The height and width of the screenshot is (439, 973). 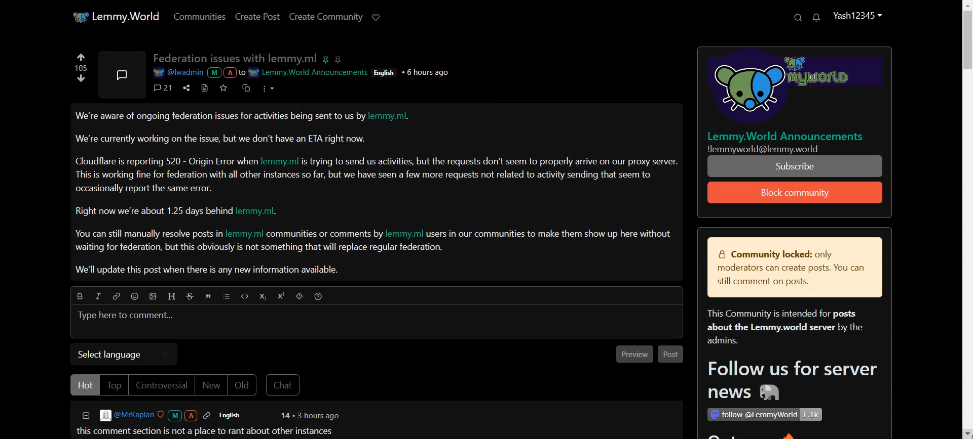 I want to click on Strike through, so click(x=191, y=296).